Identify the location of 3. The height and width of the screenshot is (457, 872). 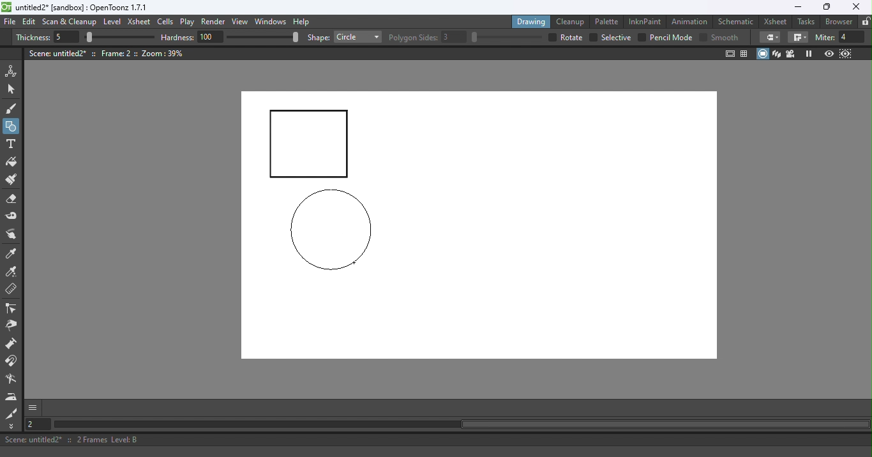
(455, 37).